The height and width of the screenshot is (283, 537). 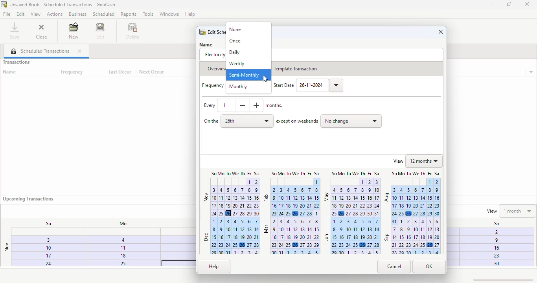 What do you see at coordinates (41, 30) in the screenshot?
I see `close` at bounding box center [41, 30].